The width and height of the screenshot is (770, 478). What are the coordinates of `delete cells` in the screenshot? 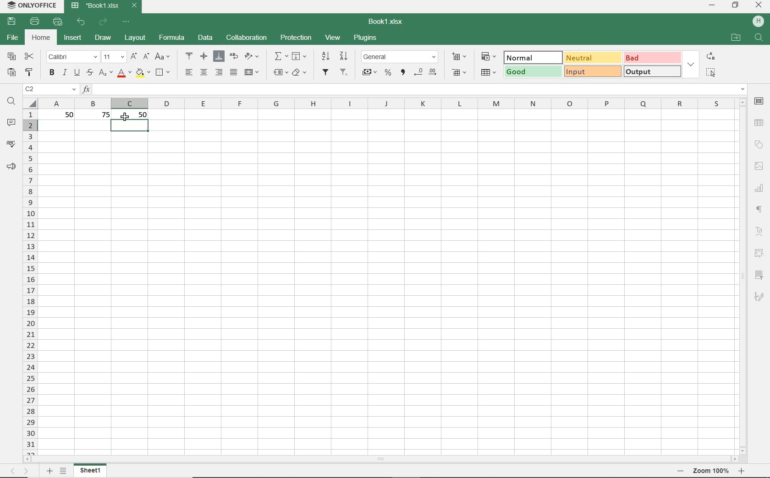 It's located at (489, 73).